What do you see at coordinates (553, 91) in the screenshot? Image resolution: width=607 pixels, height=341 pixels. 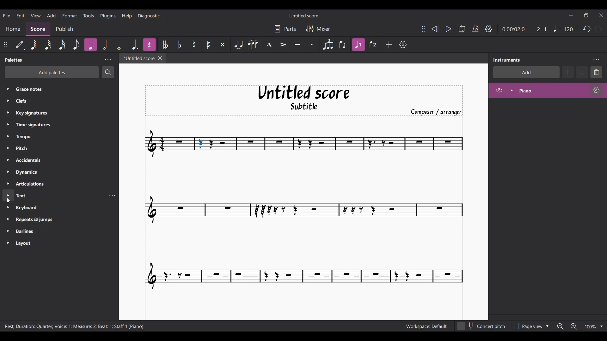 I see `Current instrument, highlighted` at bounding box center [553, 91].